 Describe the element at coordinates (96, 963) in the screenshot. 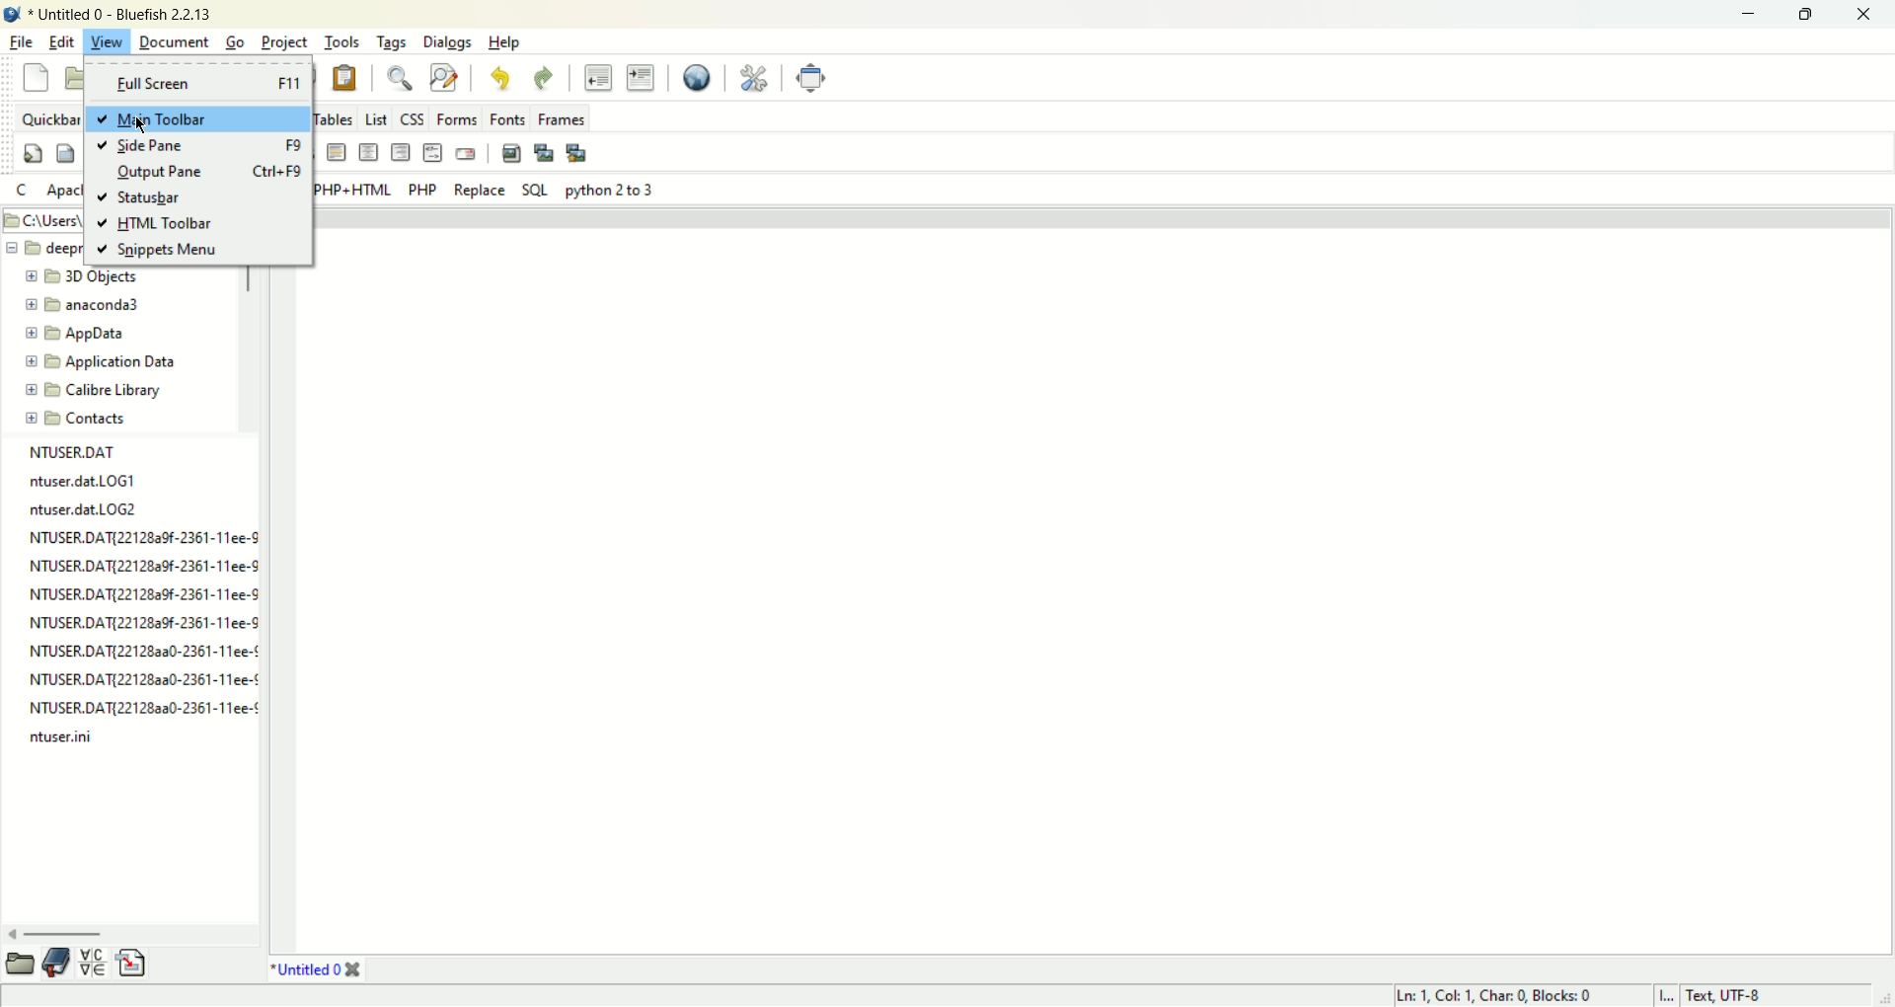

I see `charmap` at that location.